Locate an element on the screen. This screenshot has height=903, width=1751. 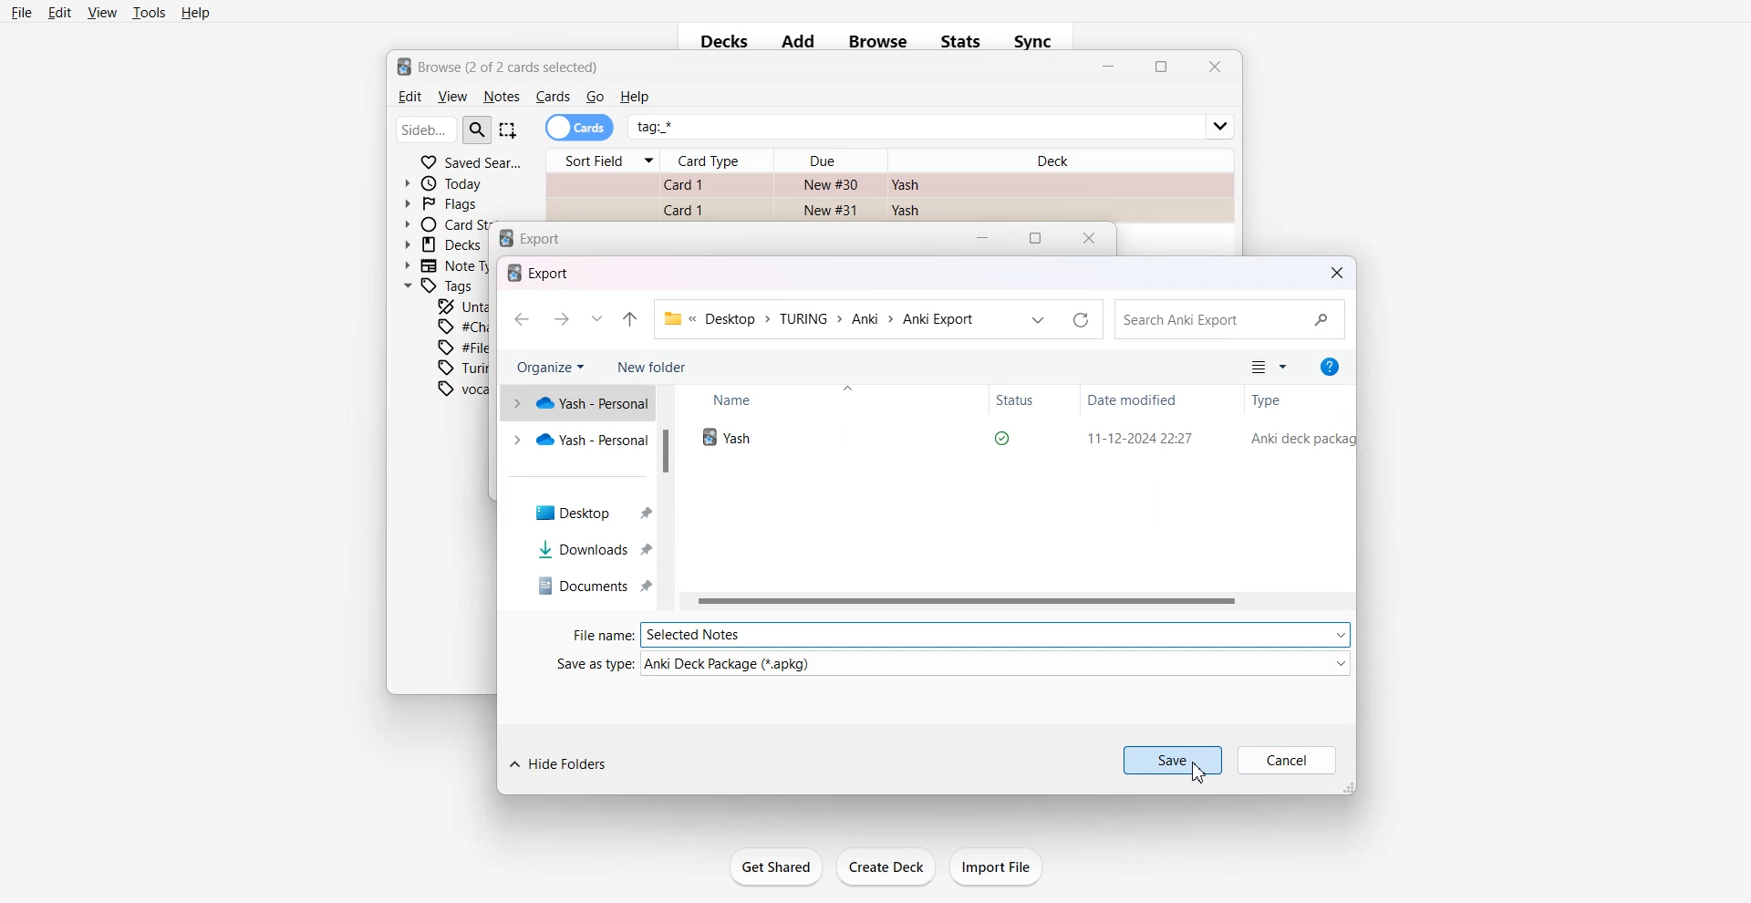
Edit is located at coordinates (408, 97).